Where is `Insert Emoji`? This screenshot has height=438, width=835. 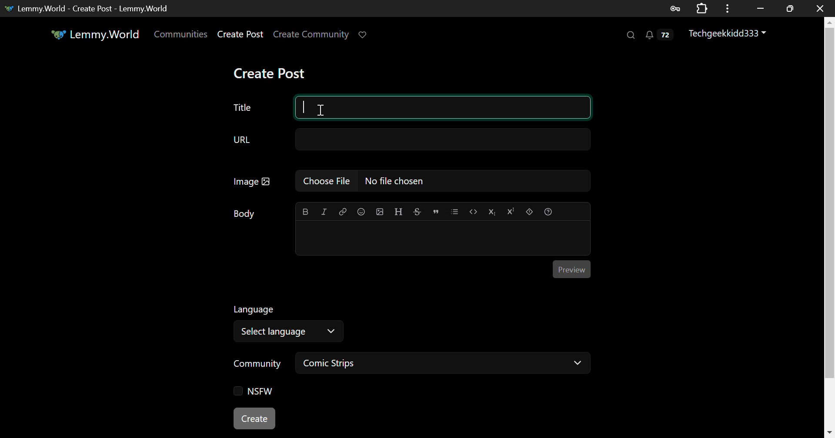 Insert Emoji is located at coordinates (361, 212).